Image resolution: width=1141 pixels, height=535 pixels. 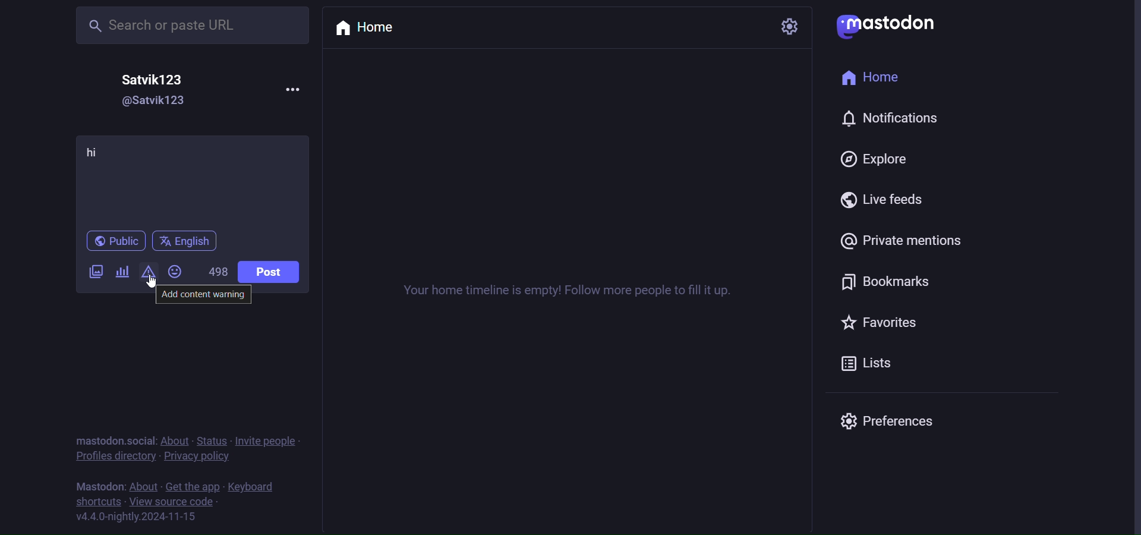 I want to click on add a poll, so click(x=123, y=271).